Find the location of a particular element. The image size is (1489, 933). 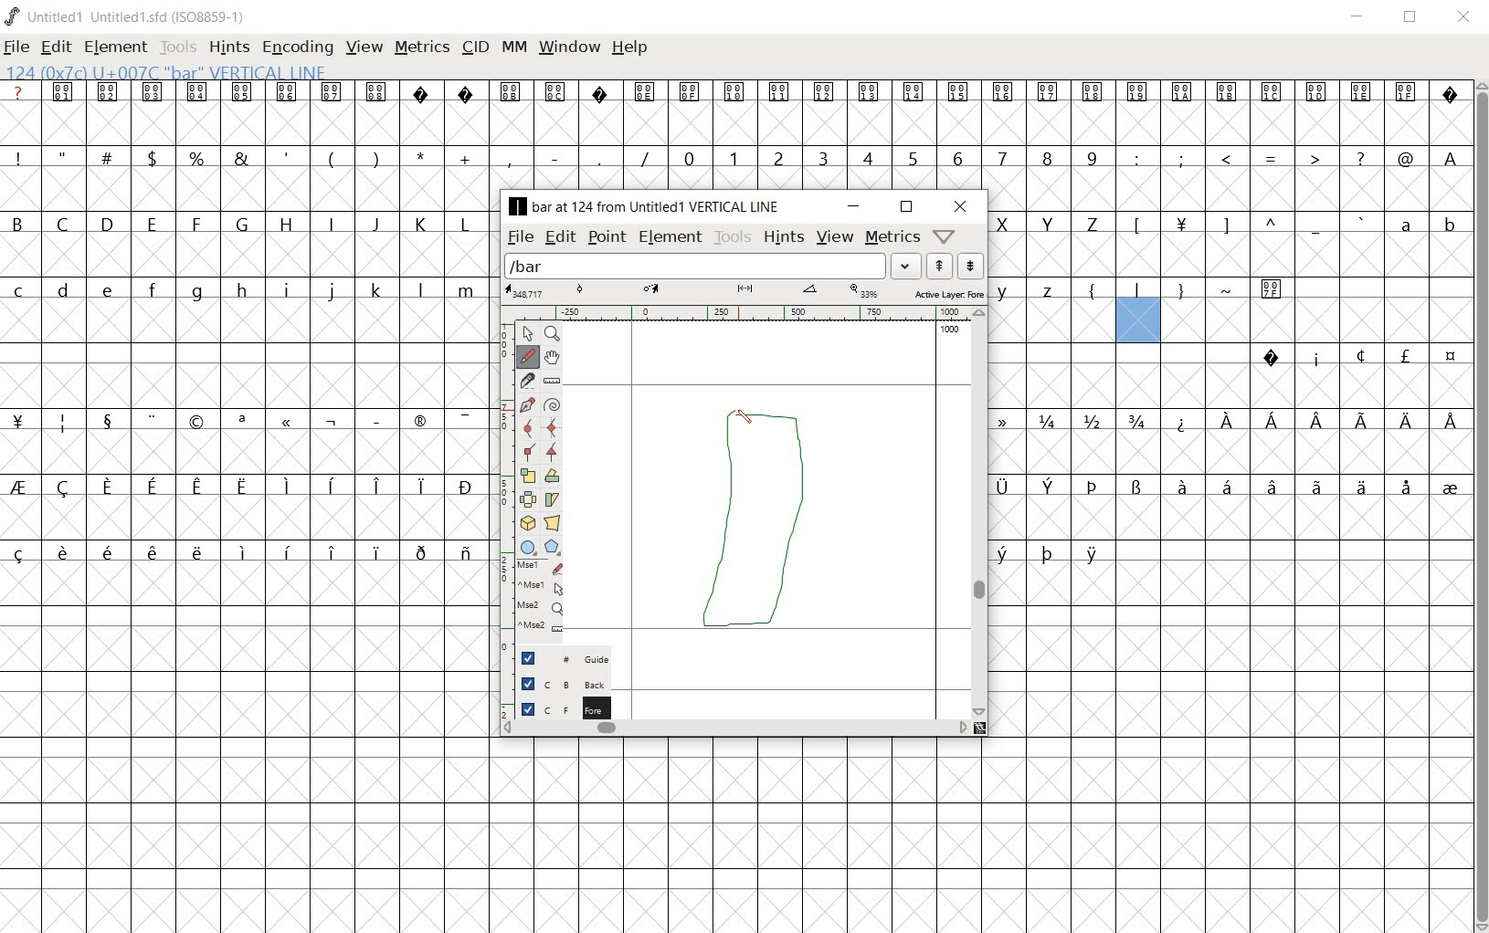

drop down menu is located at coordinates (906, 265).